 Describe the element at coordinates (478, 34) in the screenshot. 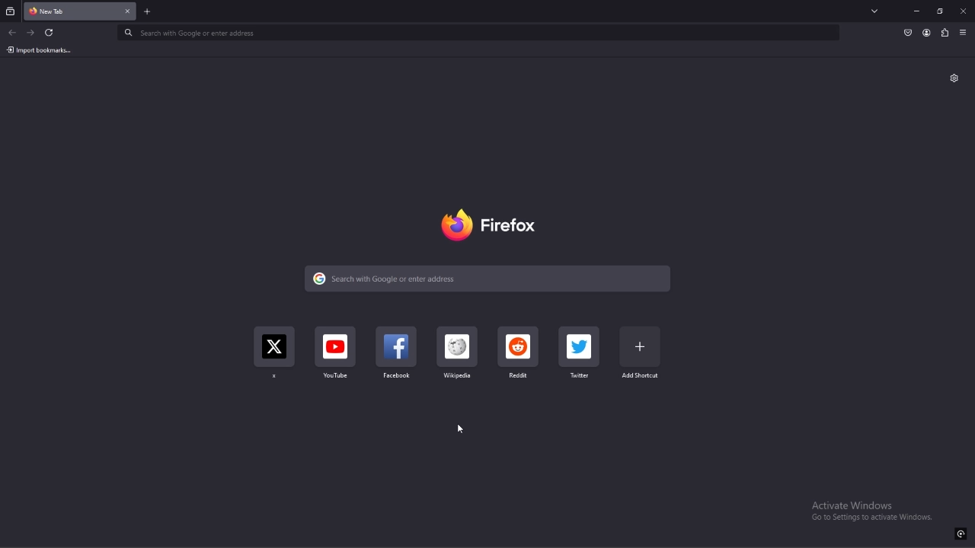

I see `search bar` at that location.